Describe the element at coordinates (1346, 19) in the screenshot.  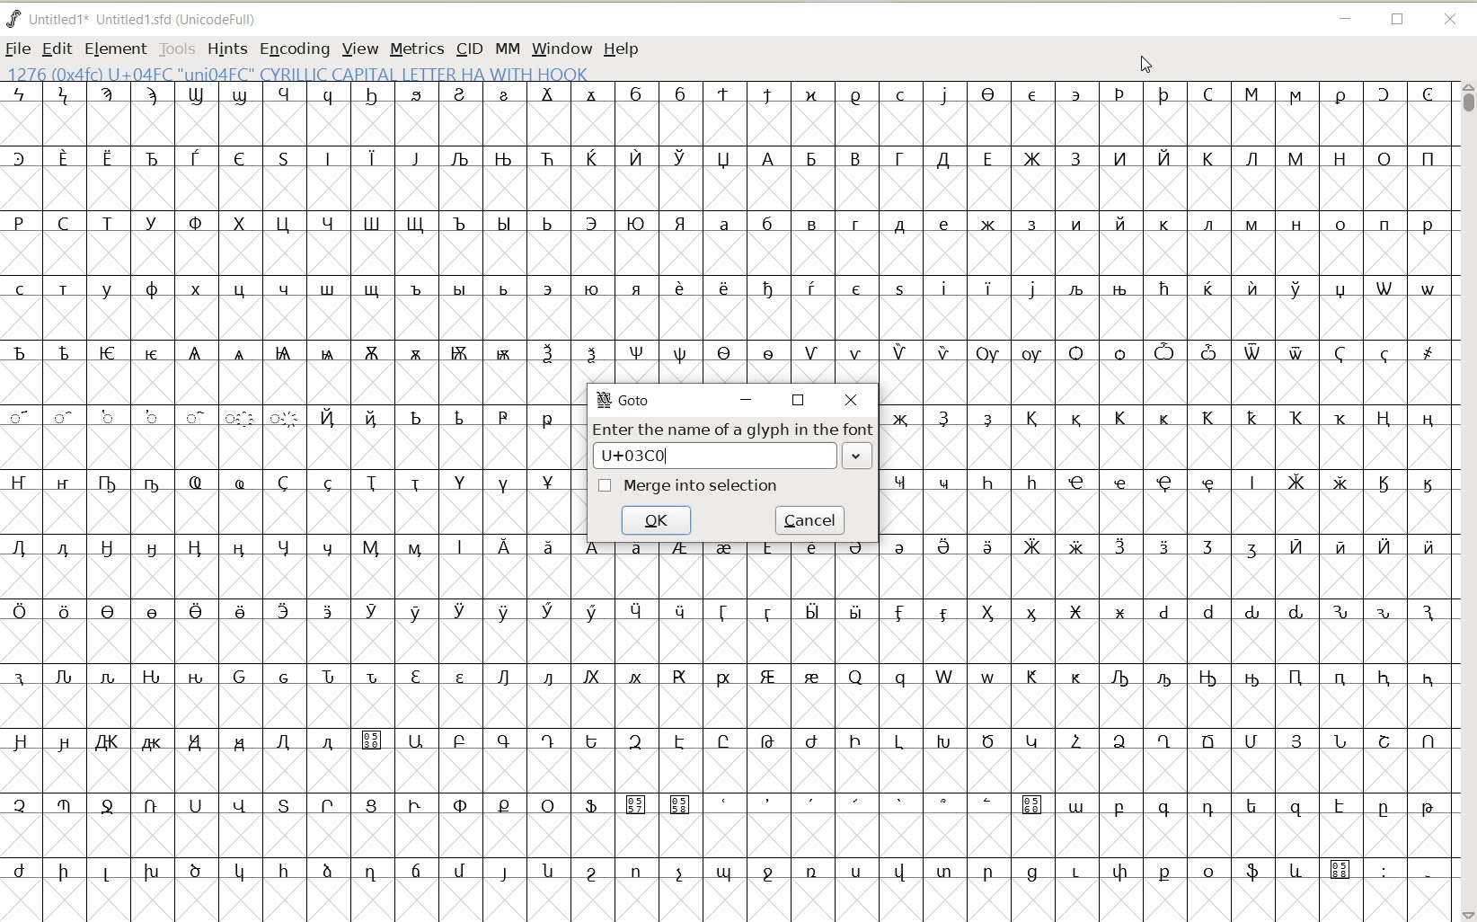
I see `MINIMIZE` at that location.